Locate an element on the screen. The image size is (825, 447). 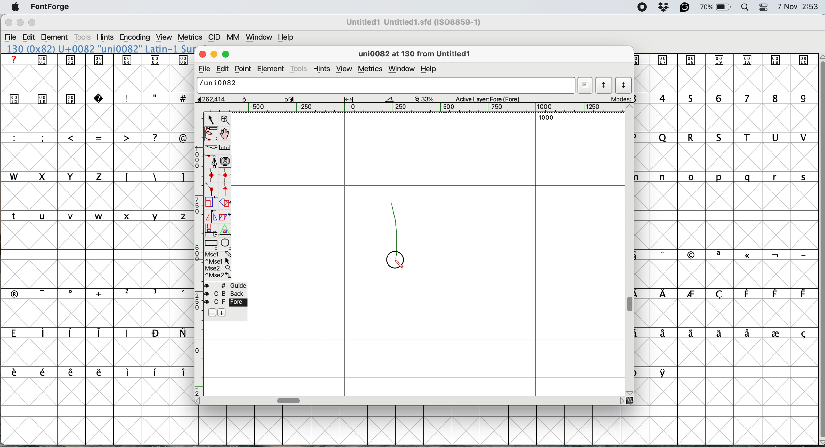
edit is located at coordinates (224, 69).